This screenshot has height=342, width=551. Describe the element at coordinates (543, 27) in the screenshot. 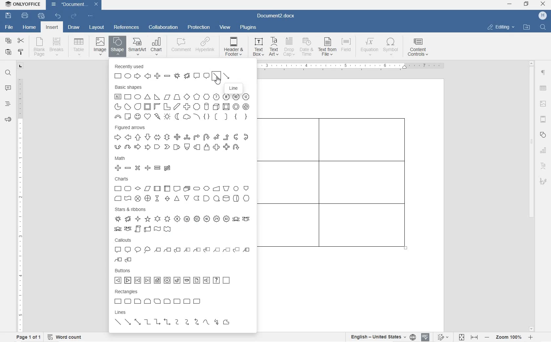

I see `FIND` at that location.